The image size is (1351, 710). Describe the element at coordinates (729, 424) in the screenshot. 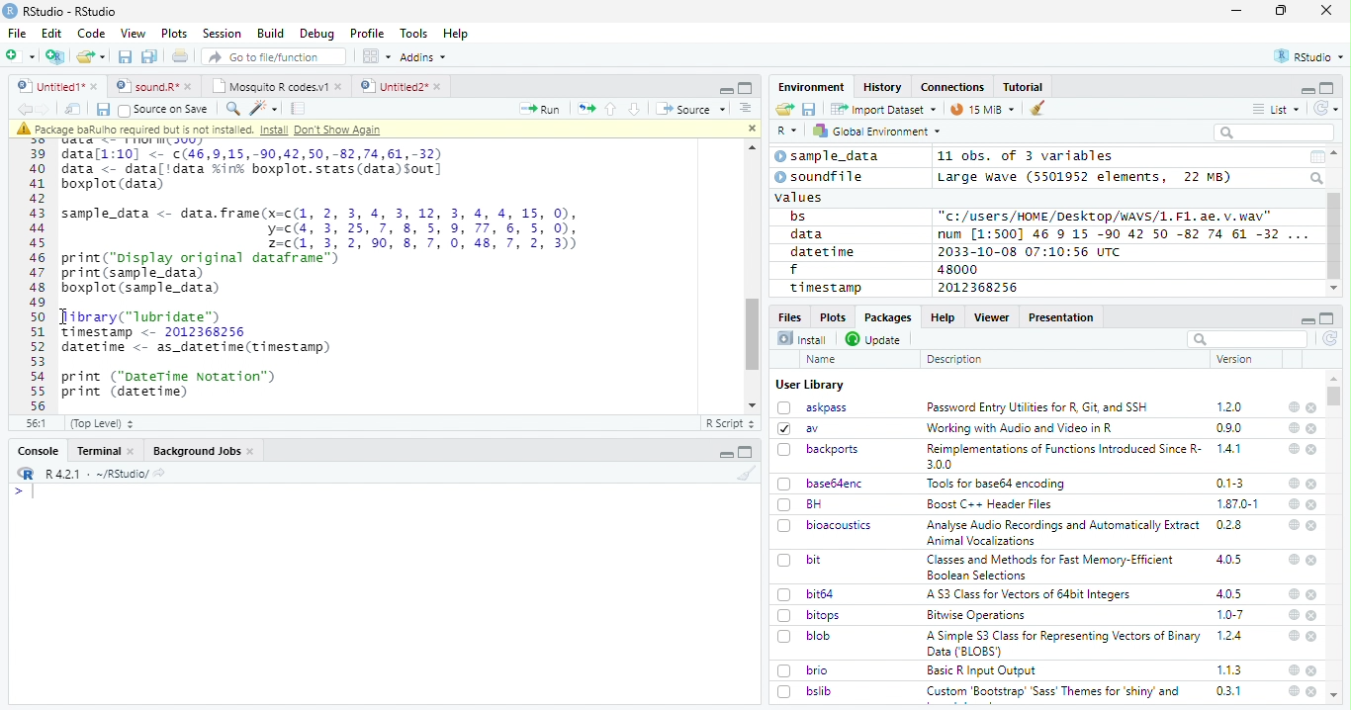

I see `R Script` at that location.